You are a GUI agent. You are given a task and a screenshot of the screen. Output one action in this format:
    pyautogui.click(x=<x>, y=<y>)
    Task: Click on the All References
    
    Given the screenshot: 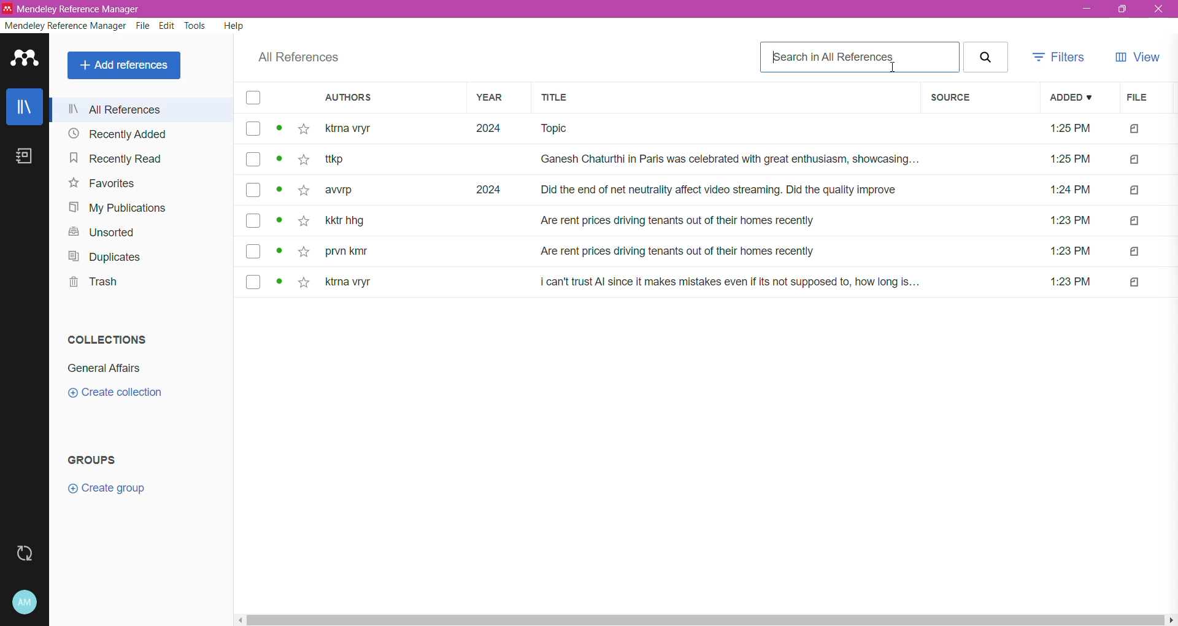 What is the action you would take?
    pyautogui.click(x=297, y=58)
    